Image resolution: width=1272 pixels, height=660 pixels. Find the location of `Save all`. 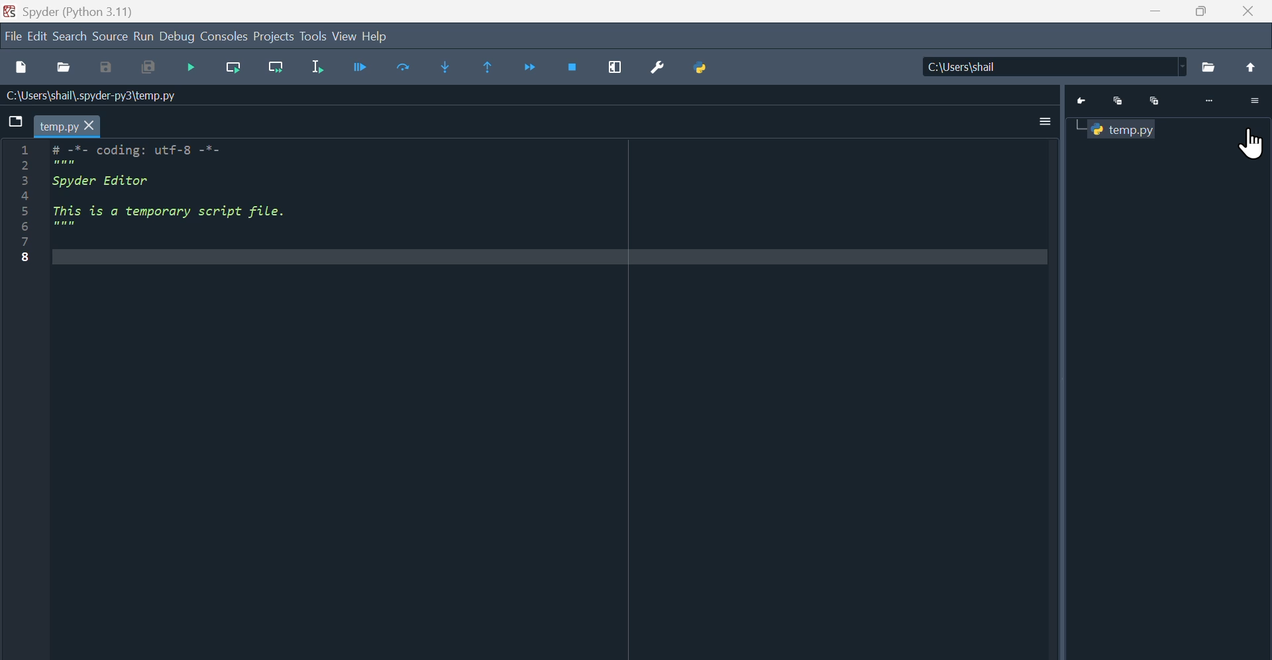

Save all is located at coordinates (148, 69).